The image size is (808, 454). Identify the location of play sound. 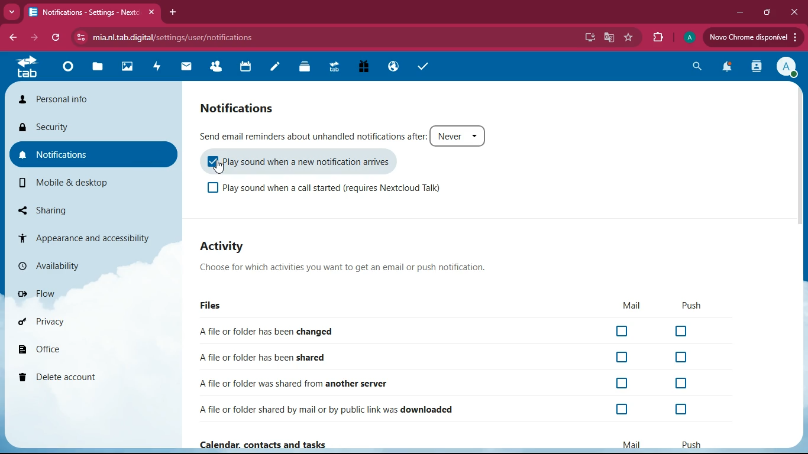
(344, 191).